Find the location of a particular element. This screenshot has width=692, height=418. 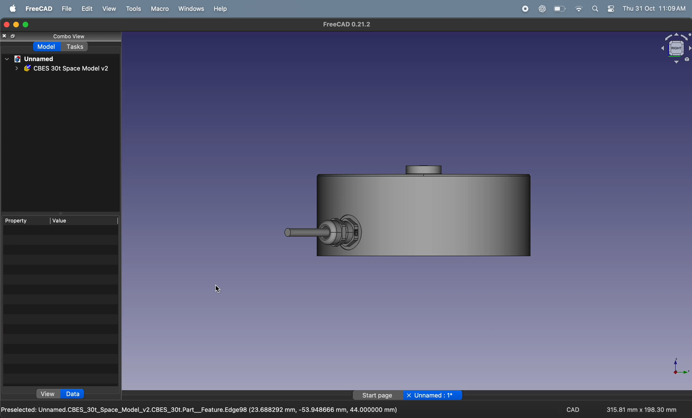

unnamed is located at coordinates (33, 58).